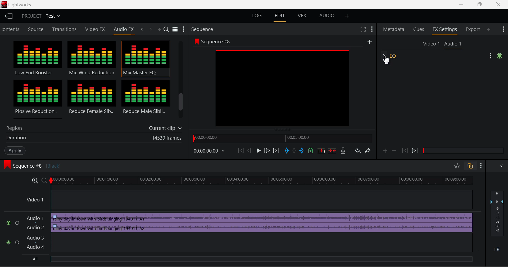 The height and width of the screenshot is (267, 508). Describe the element at coordinates (37, 59) in the screenshot. I see `Low End Booster` at that location.